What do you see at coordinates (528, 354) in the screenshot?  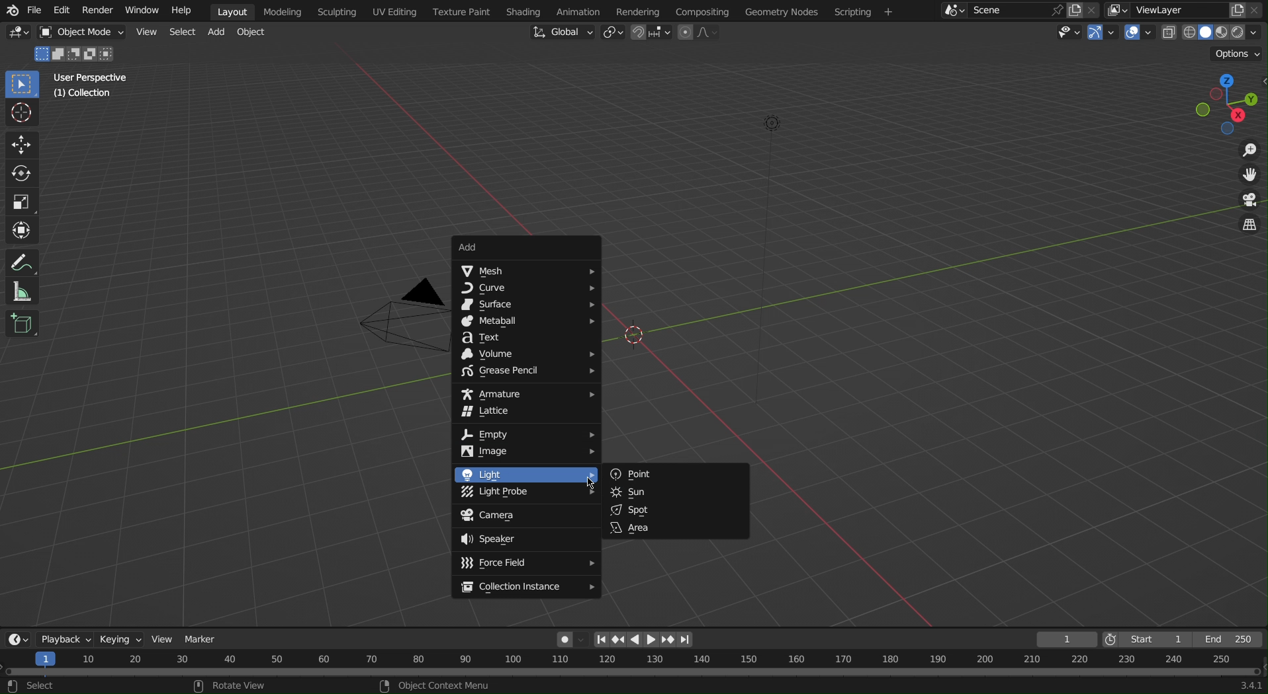 I see `Volume` at bounding box center [528, 354].